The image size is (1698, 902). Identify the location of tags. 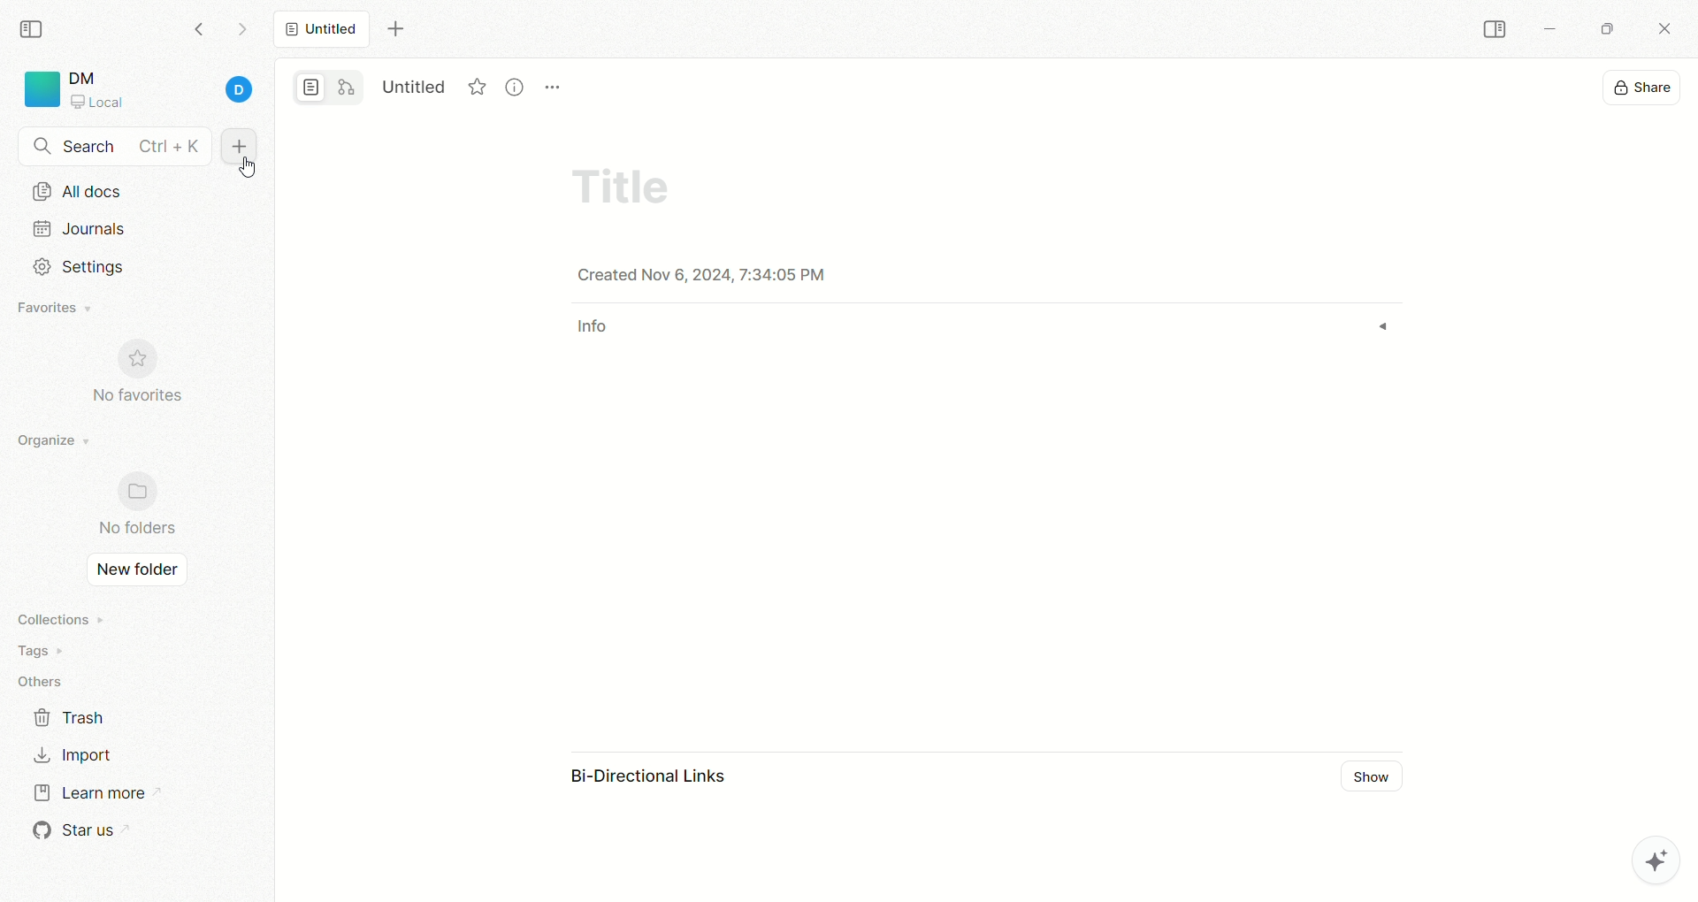
(35, 651).